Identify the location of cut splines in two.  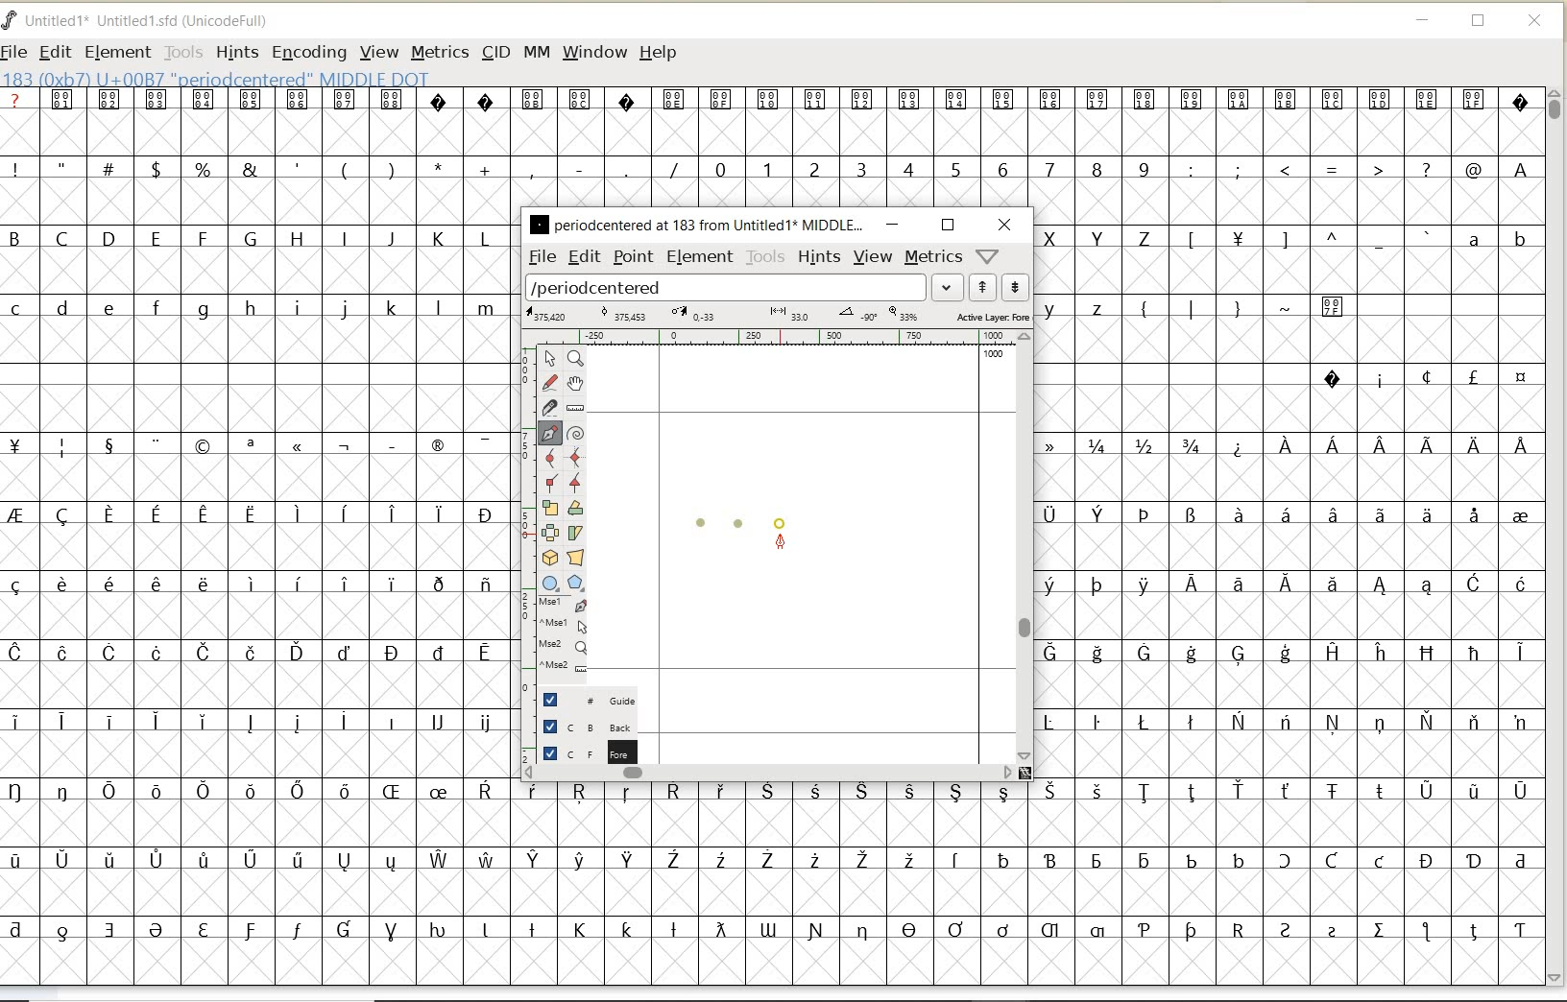
(549, 407).